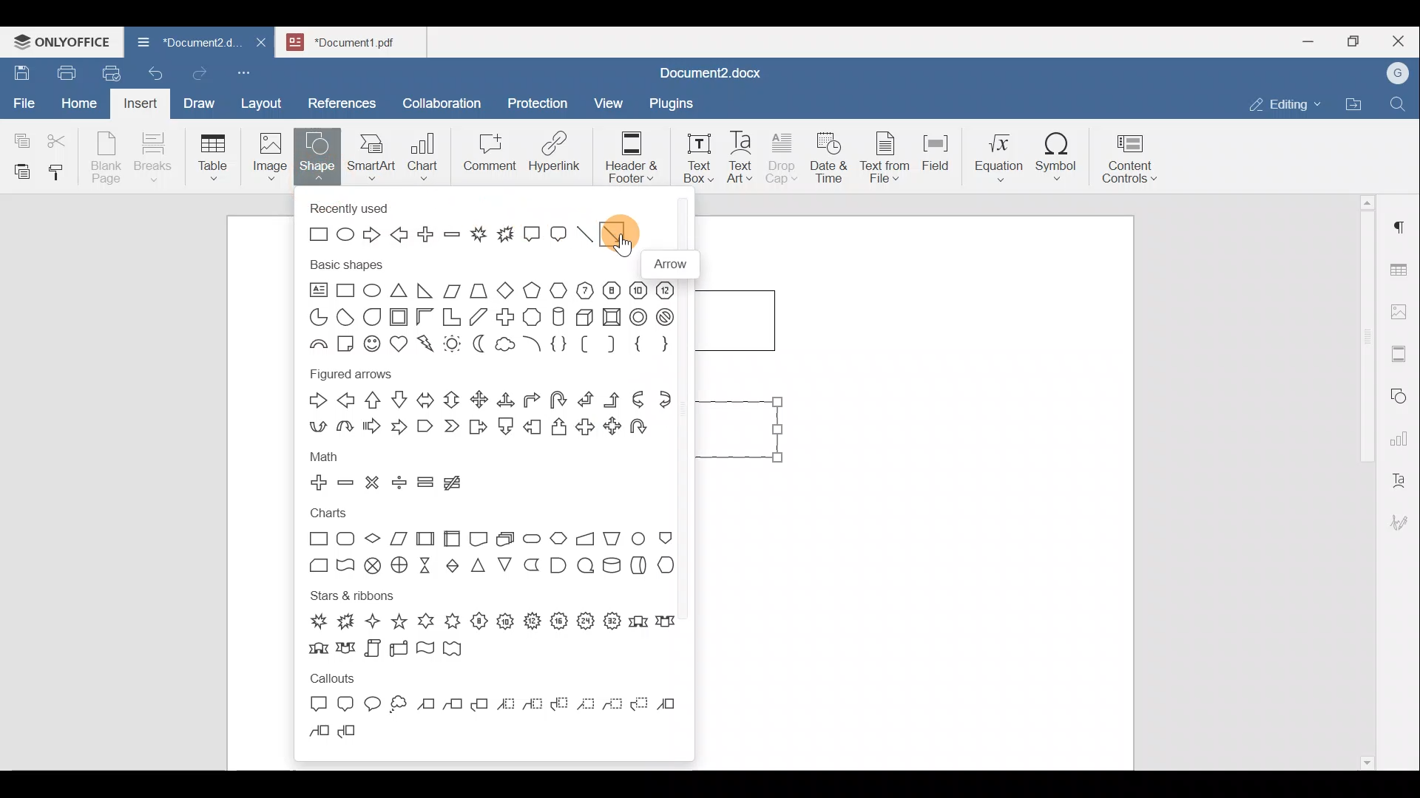 This screenshot has width=1420, height=798. Describe the element at coordinates (107, 71) in the screenshot. I see `Quick print` at that location.